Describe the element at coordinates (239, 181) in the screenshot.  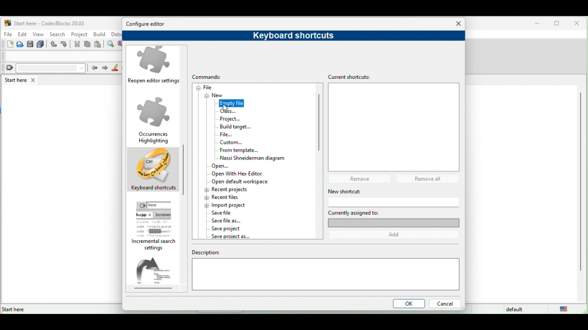
I see `open default workspace` at that location.